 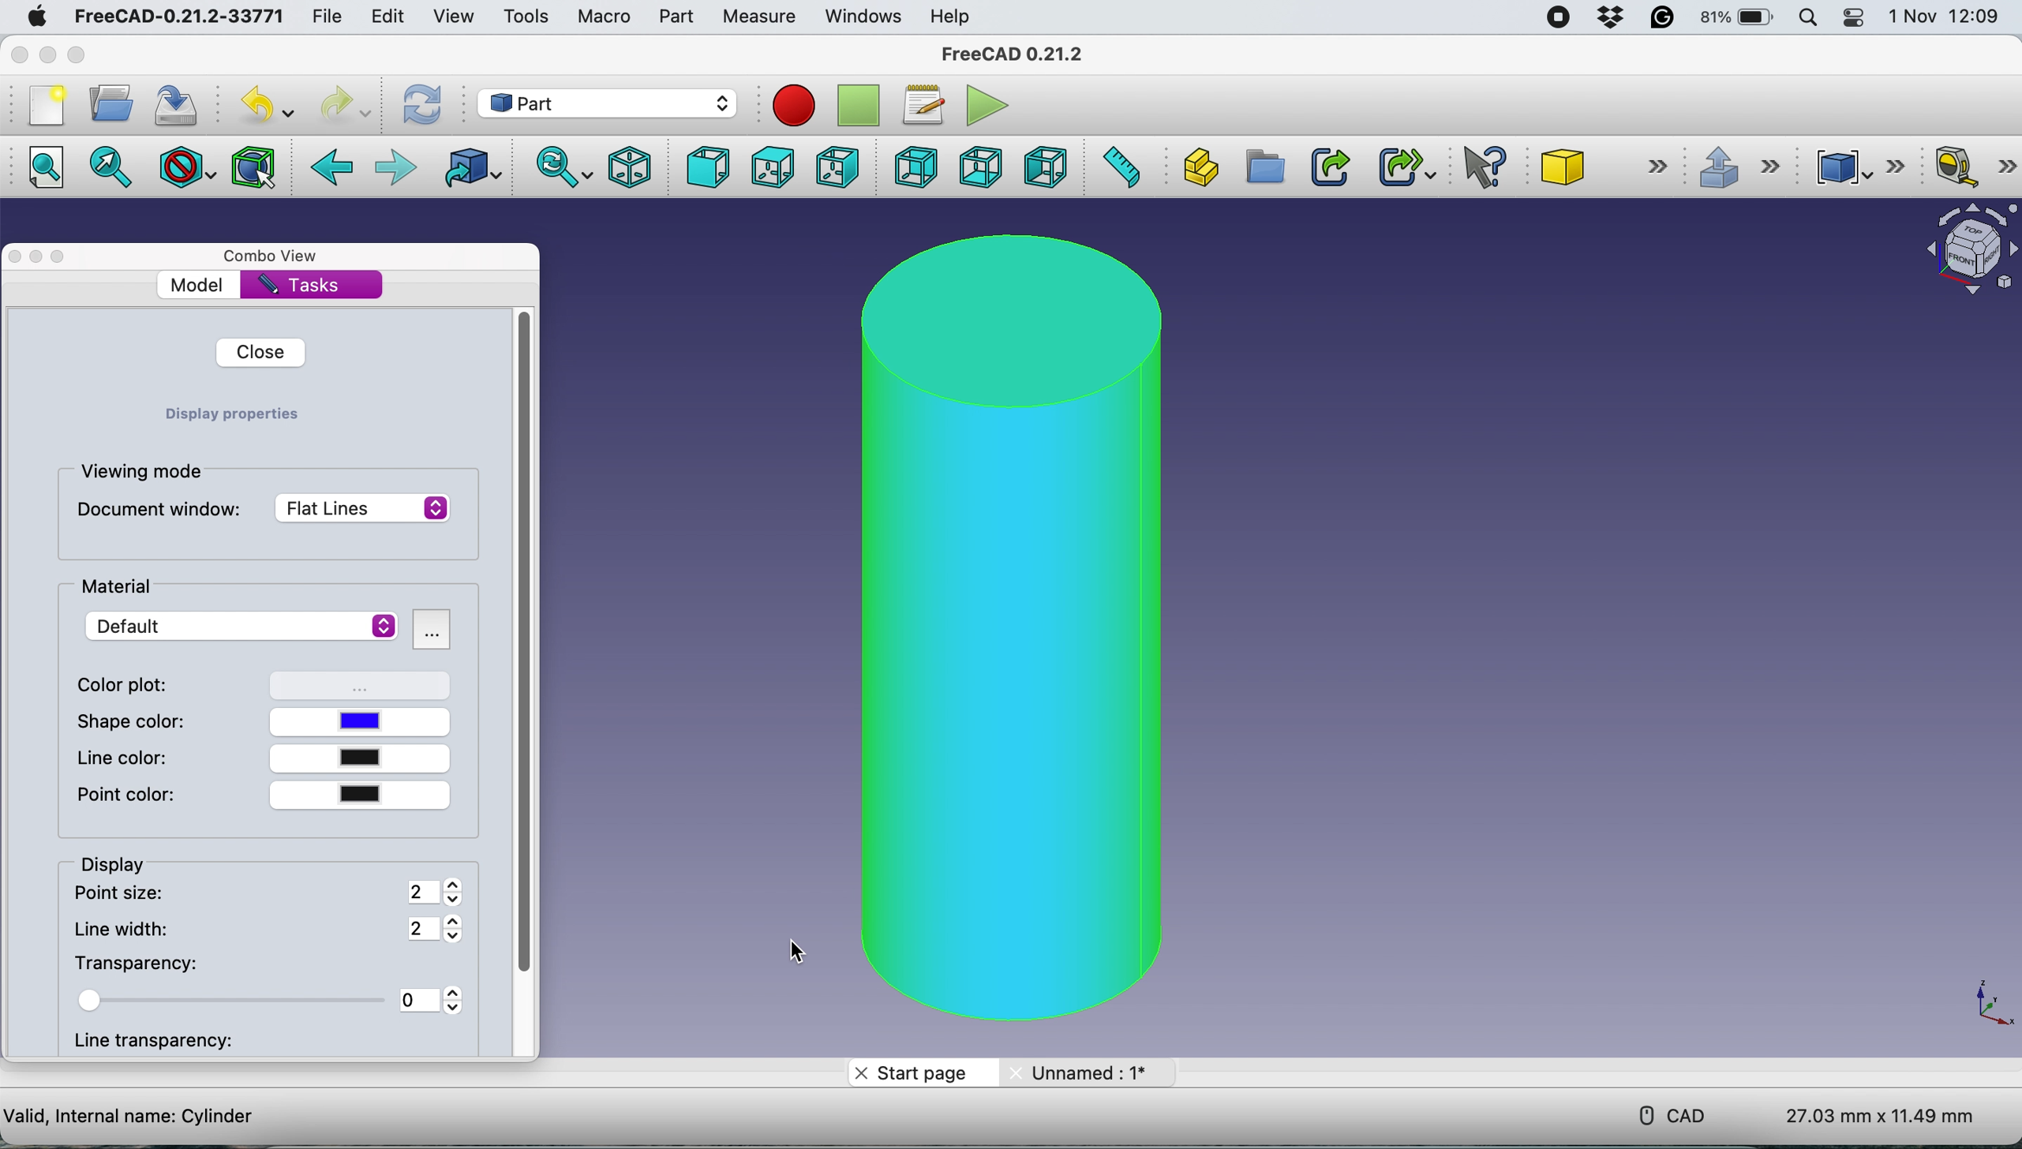 I want to click on Display properties, so click(x=232, y=417).